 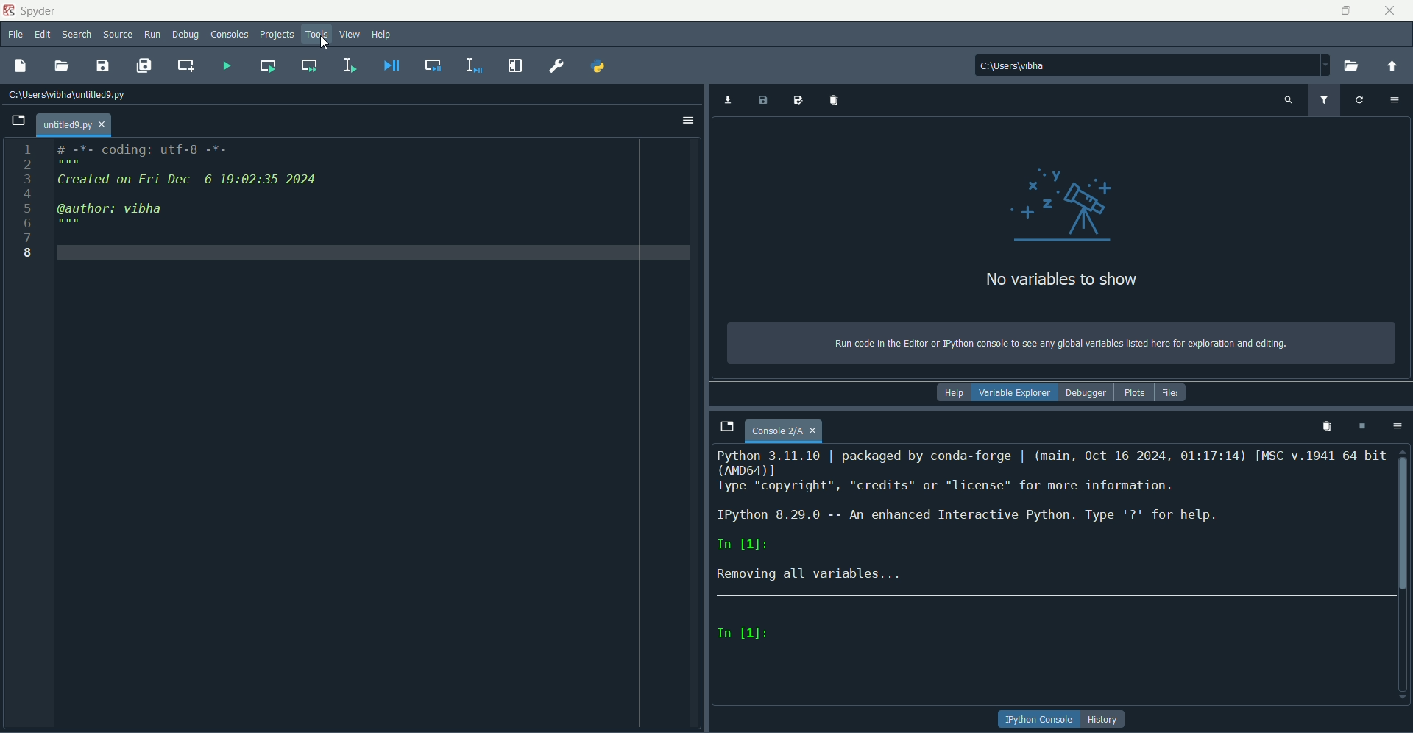 I want to click on debugger, so click(x=1086, y=393).